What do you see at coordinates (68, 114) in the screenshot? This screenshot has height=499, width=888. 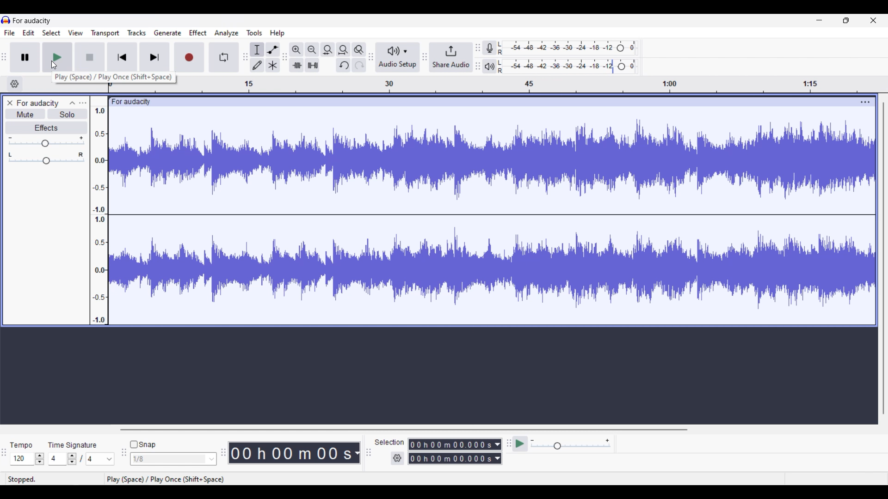 I see `Solo` at bounding box center [68, 114].